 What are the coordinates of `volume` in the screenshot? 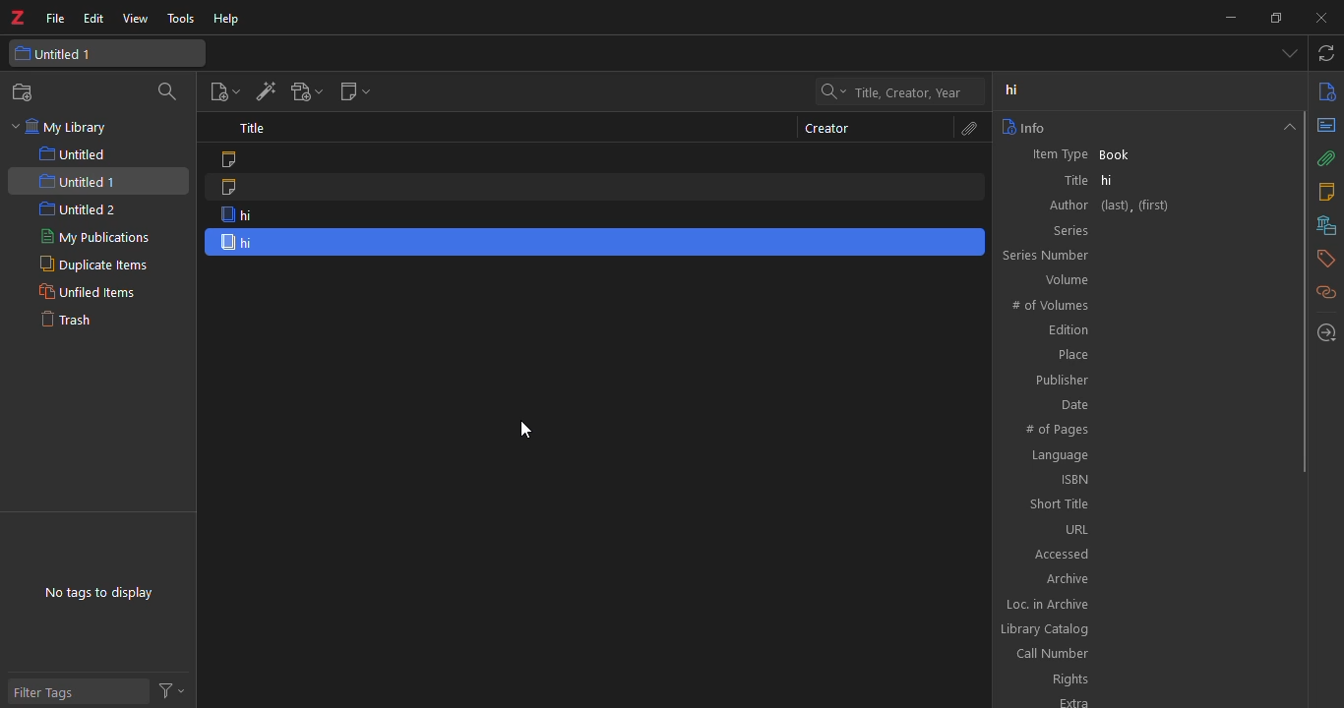 It's located at (1071, 281).